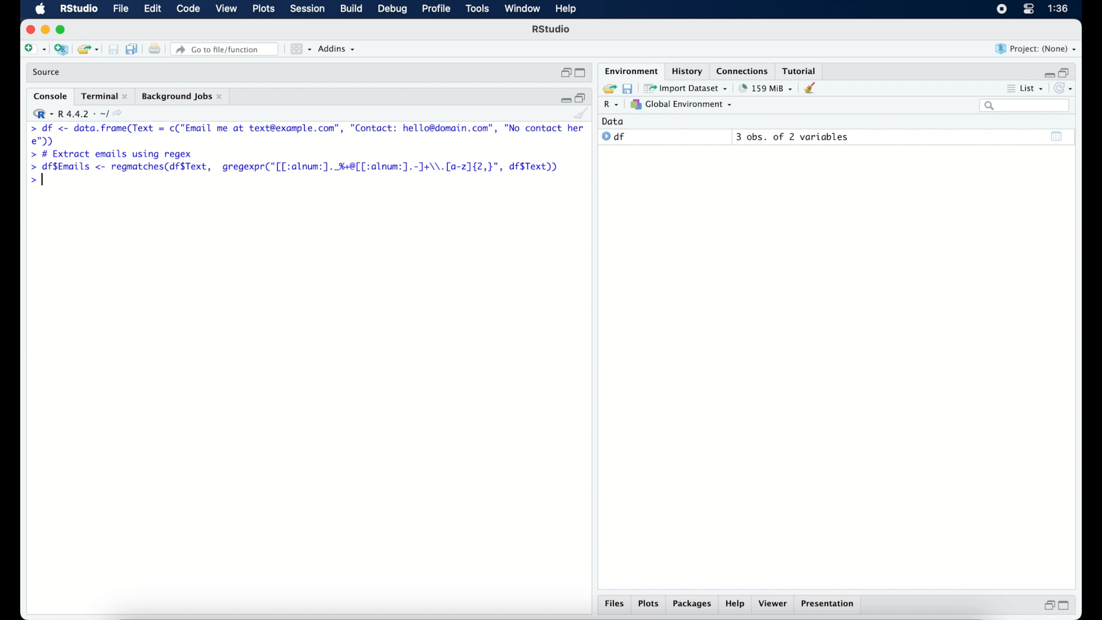 The height and width of the screenshot is (620, 1102). What do you see at coordinates (154, 49) in the screenshot?
I see `print` at bounding box center [154, 49].